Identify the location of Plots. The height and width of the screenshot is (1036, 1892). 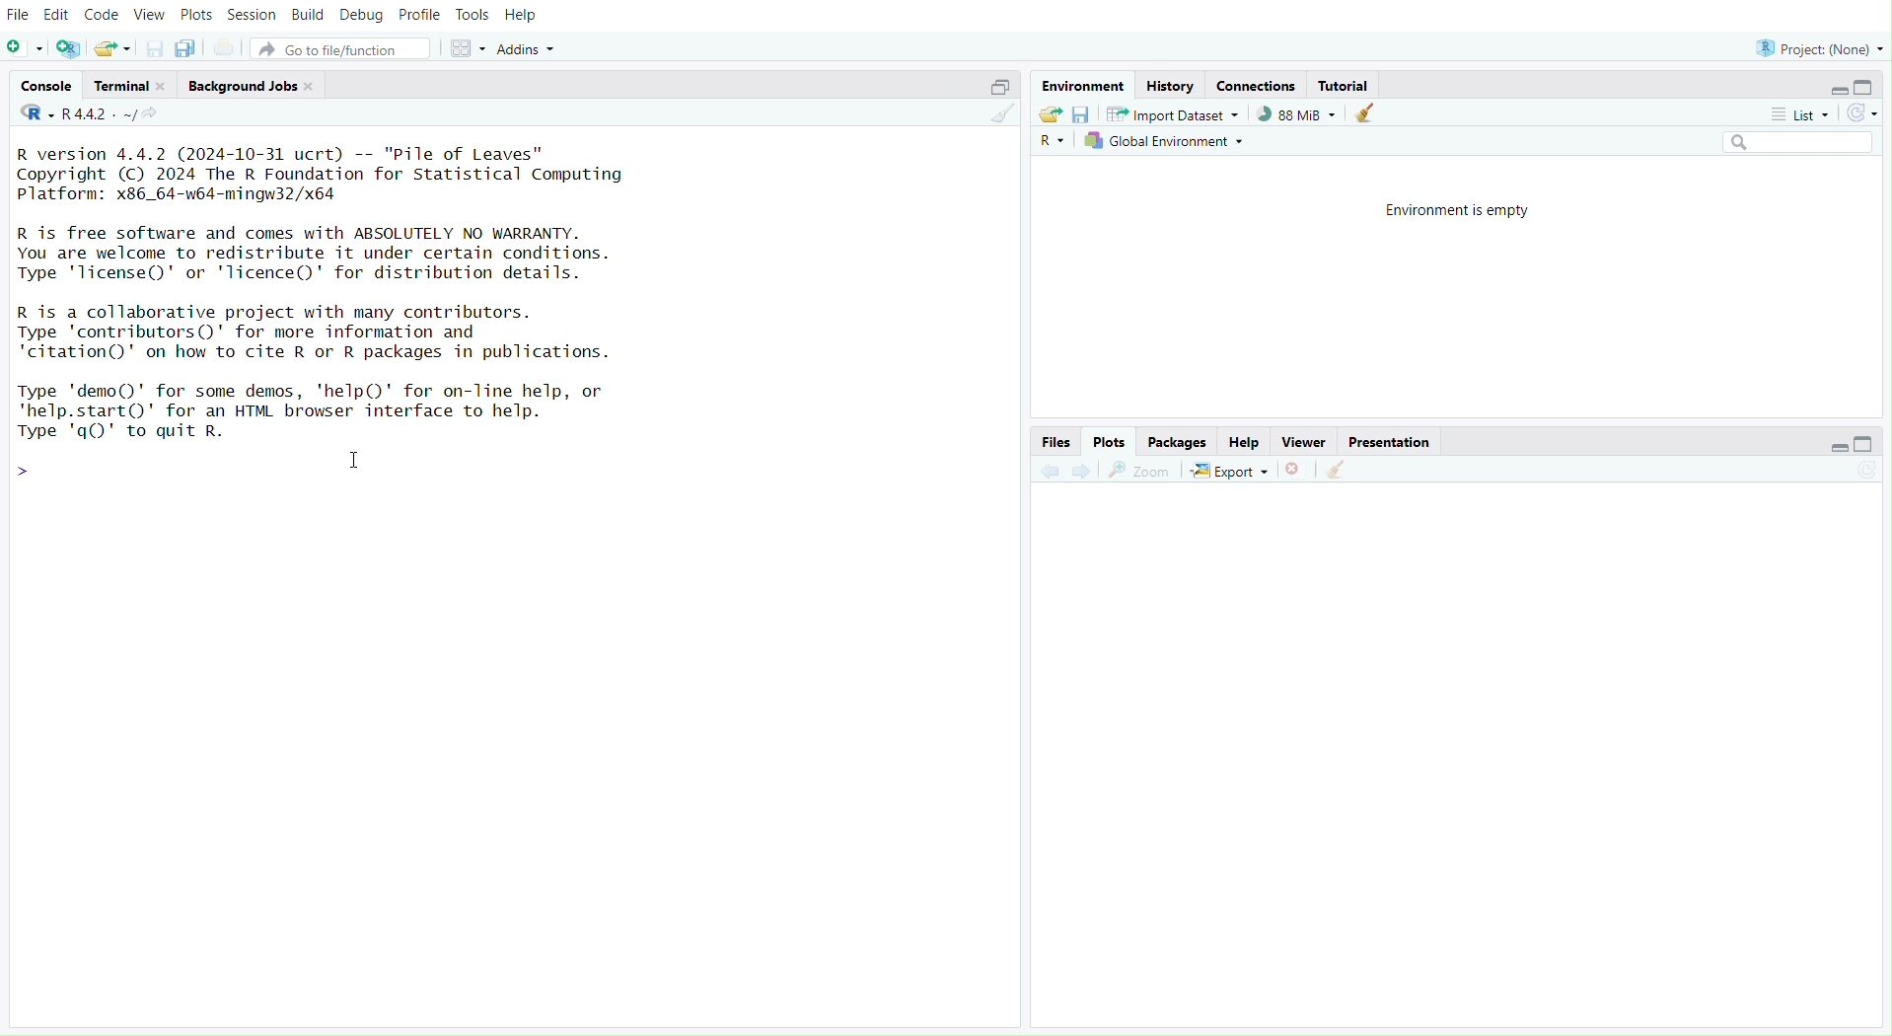
(1110, 443).